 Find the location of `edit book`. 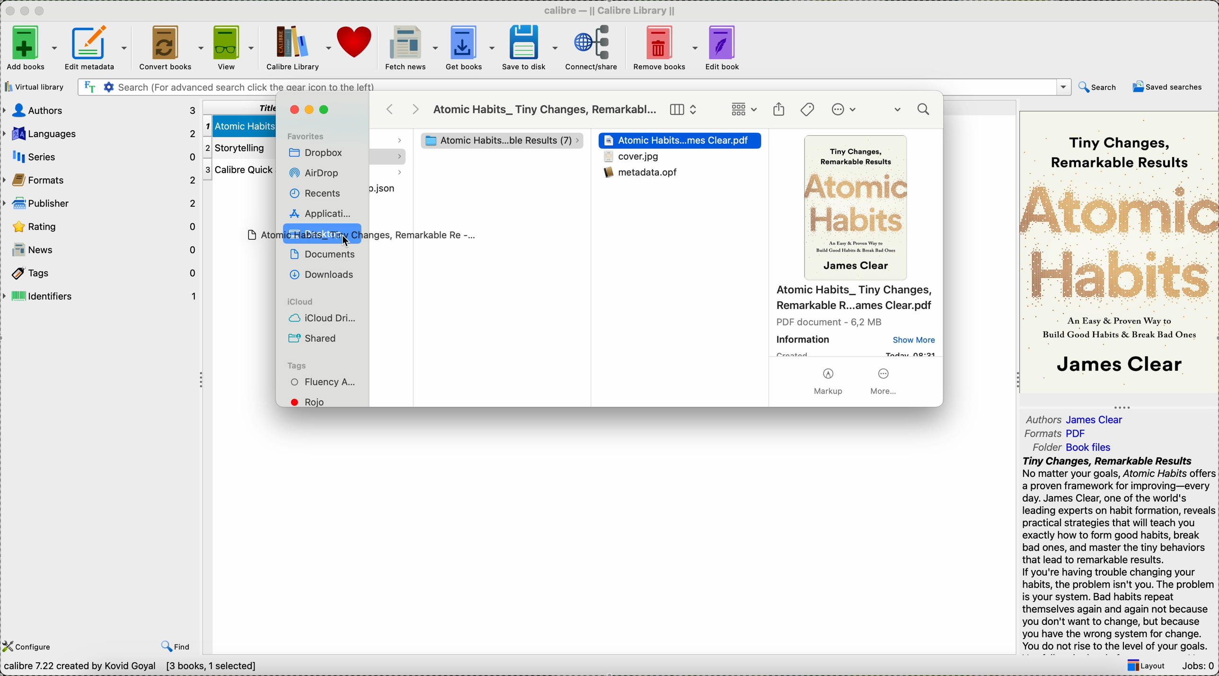

edit book is located at coordinates (724, 49).